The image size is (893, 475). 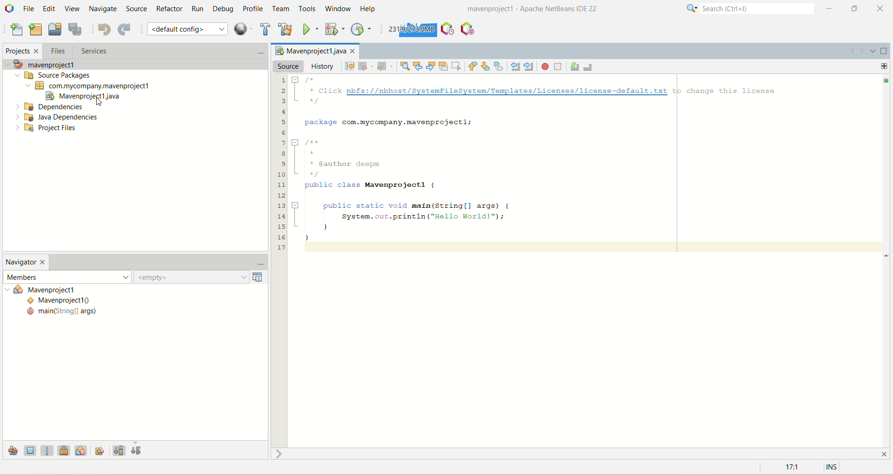 I want to click on forward, so click(x=383, y=67).